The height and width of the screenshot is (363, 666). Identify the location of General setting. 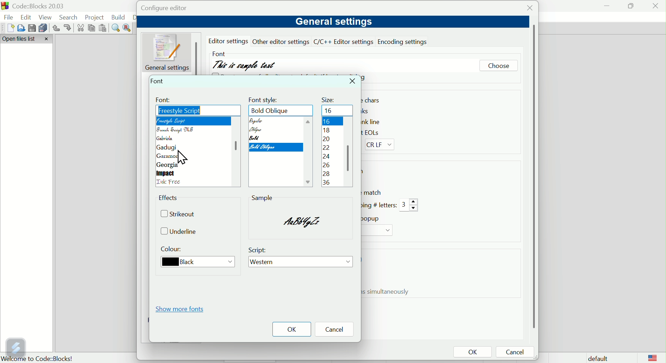
(168, 52).